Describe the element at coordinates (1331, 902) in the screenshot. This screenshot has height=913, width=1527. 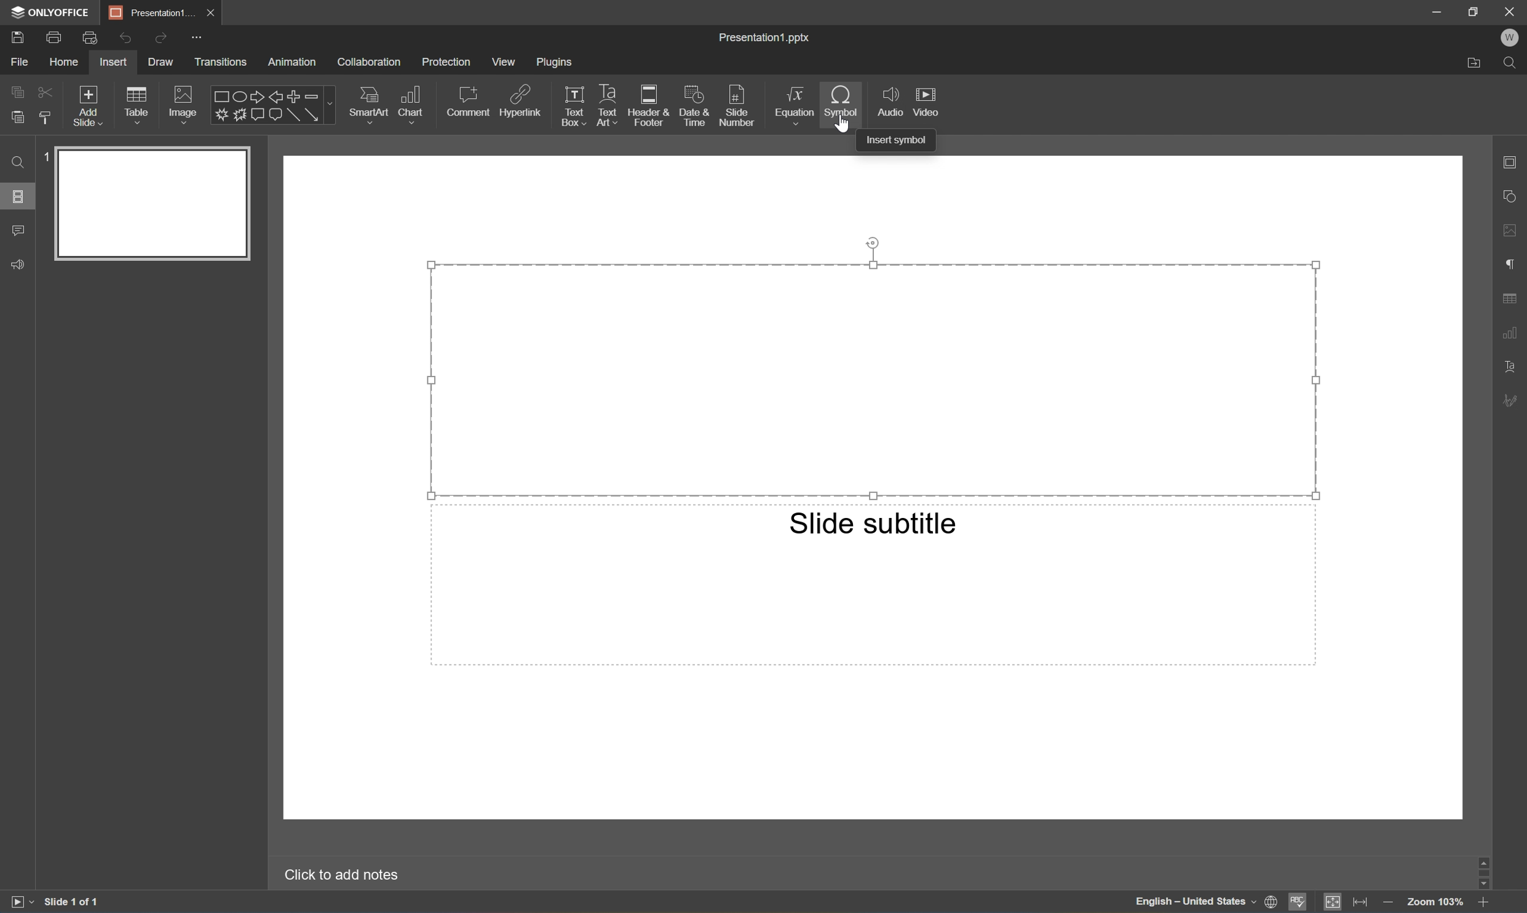
I see `Fit to slide` at that location.